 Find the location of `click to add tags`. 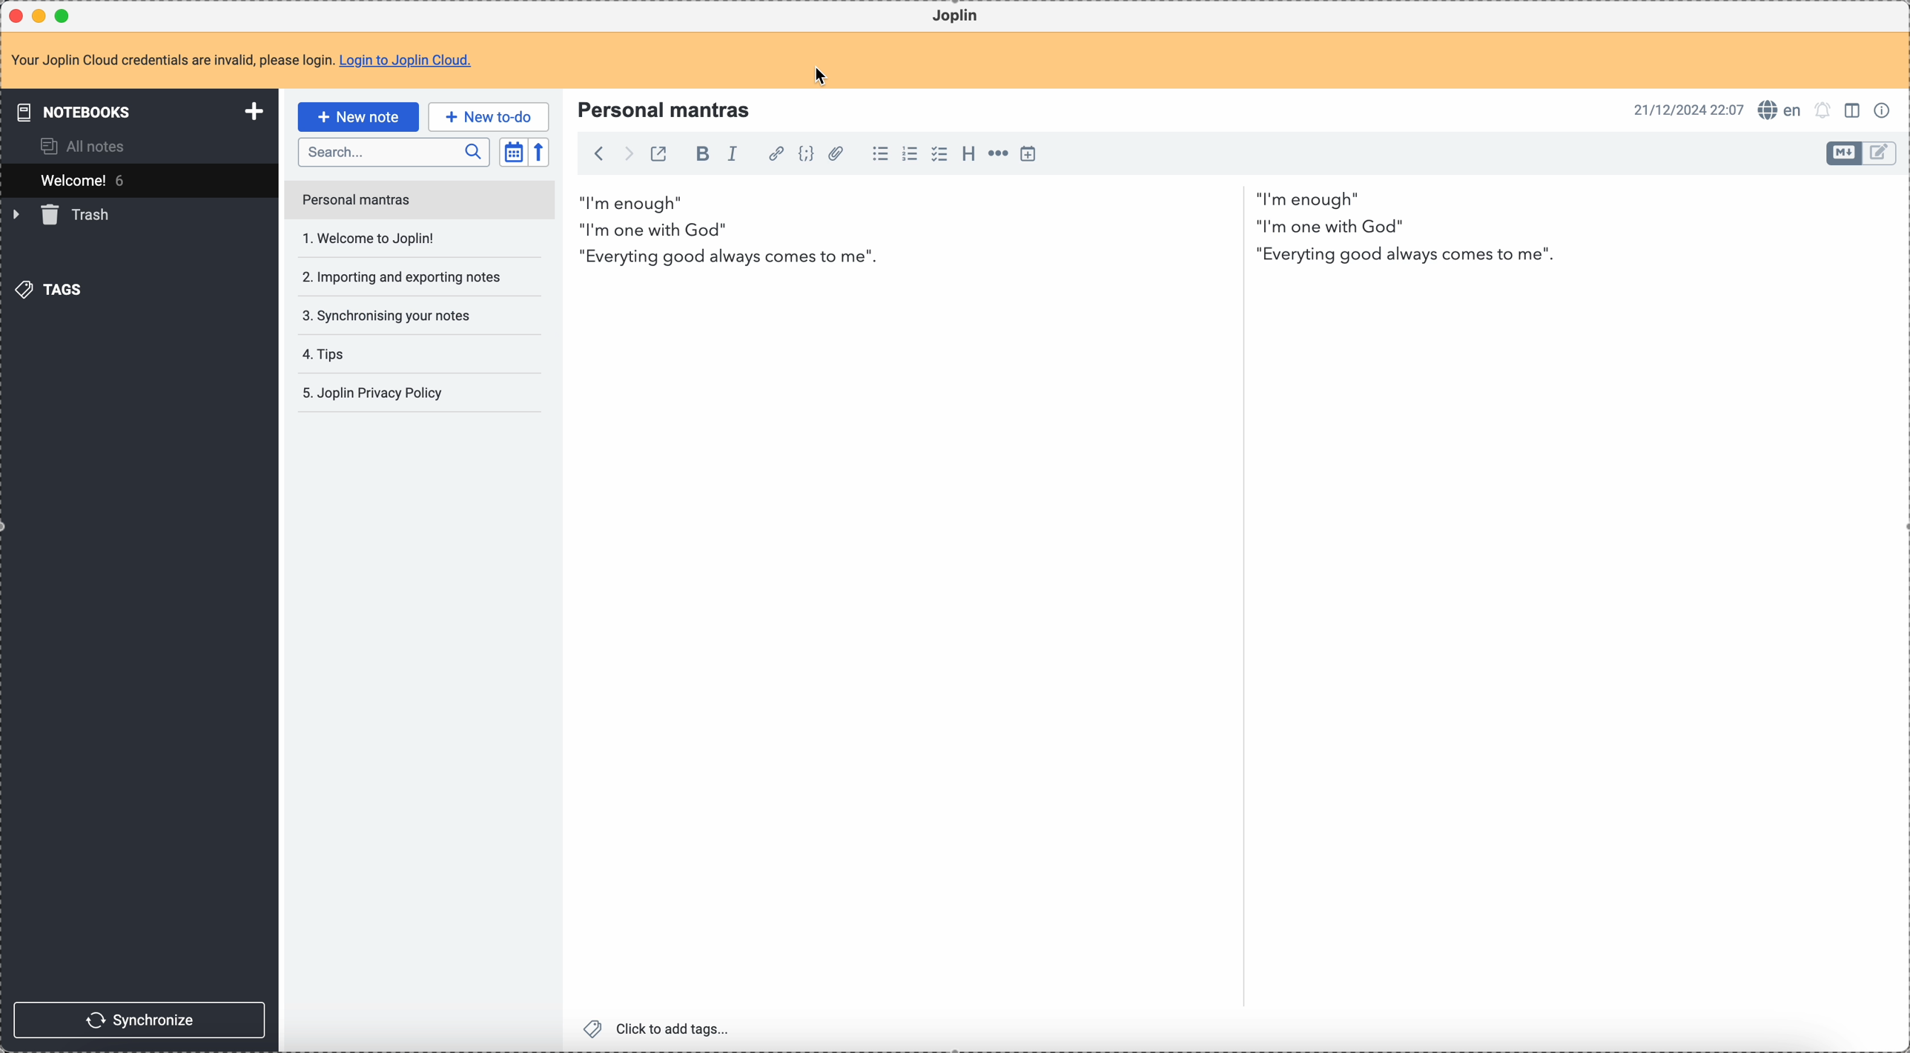

click to add tags is located at coordinates (660, 1027).